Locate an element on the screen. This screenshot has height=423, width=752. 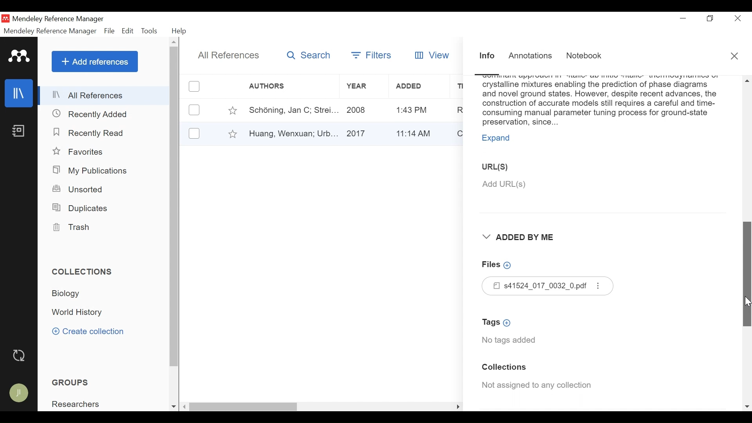
Scroll Right is located at coordinates (458, 407).